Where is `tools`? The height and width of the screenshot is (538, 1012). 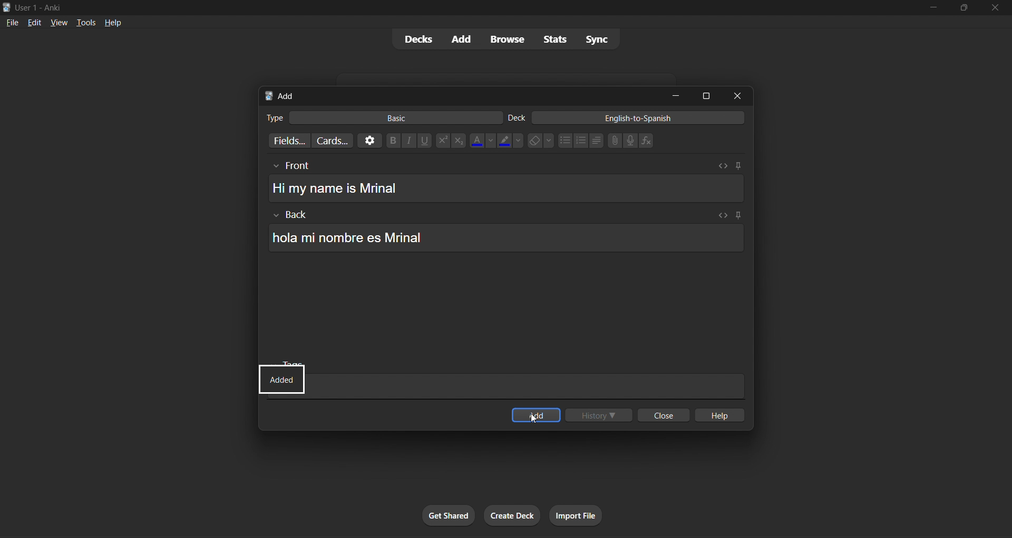 tools is located at coordinates (80, 22).